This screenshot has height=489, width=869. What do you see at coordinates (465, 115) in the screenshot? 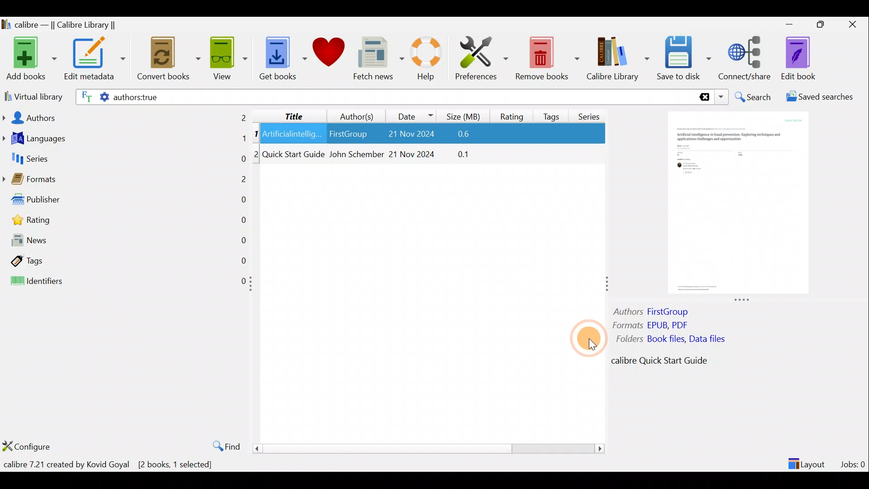
I see `Size` at bounding box center [465, 115].